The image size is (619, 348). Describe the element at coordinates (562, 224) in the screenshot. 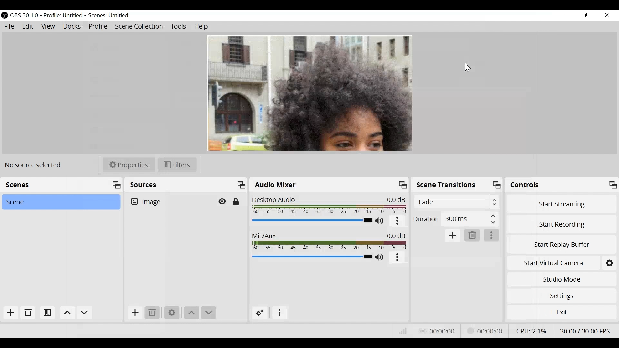

I see `Start Recording` at that location.